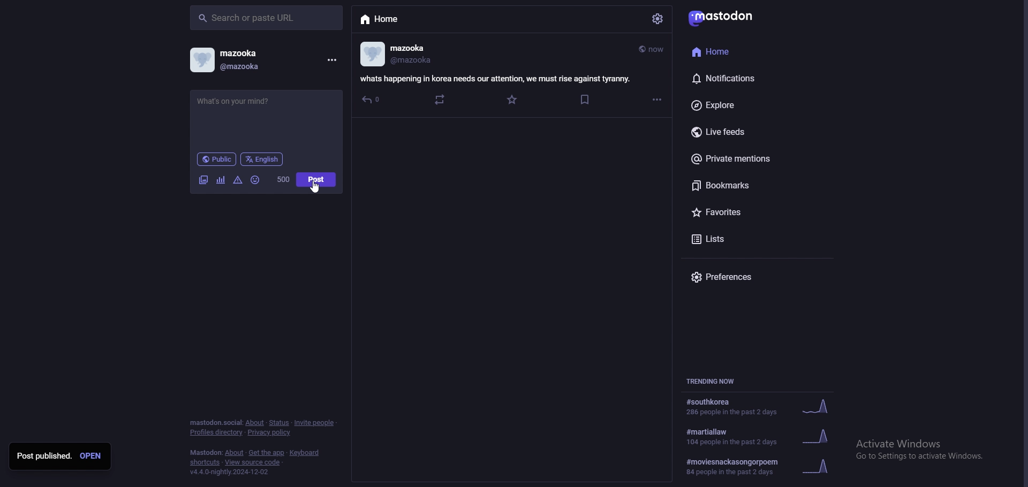  What do you see at coordinates (715, 380) in the screenshot?
I see `trending now` at bounding box center [715, 380].